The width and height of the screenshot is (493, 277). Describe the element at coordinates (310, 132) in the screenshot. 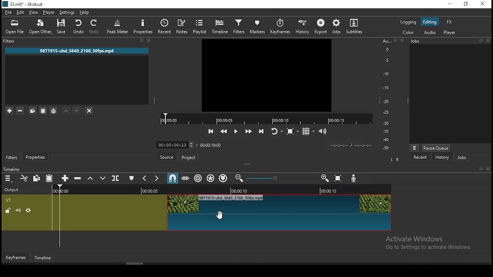

I see `toggle grid display on player` at that location.